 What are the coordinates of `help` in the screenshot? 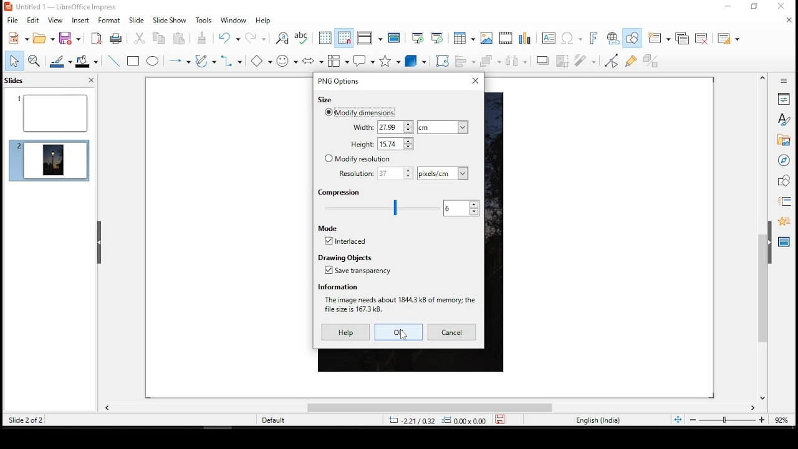 It's located at (265, 21).